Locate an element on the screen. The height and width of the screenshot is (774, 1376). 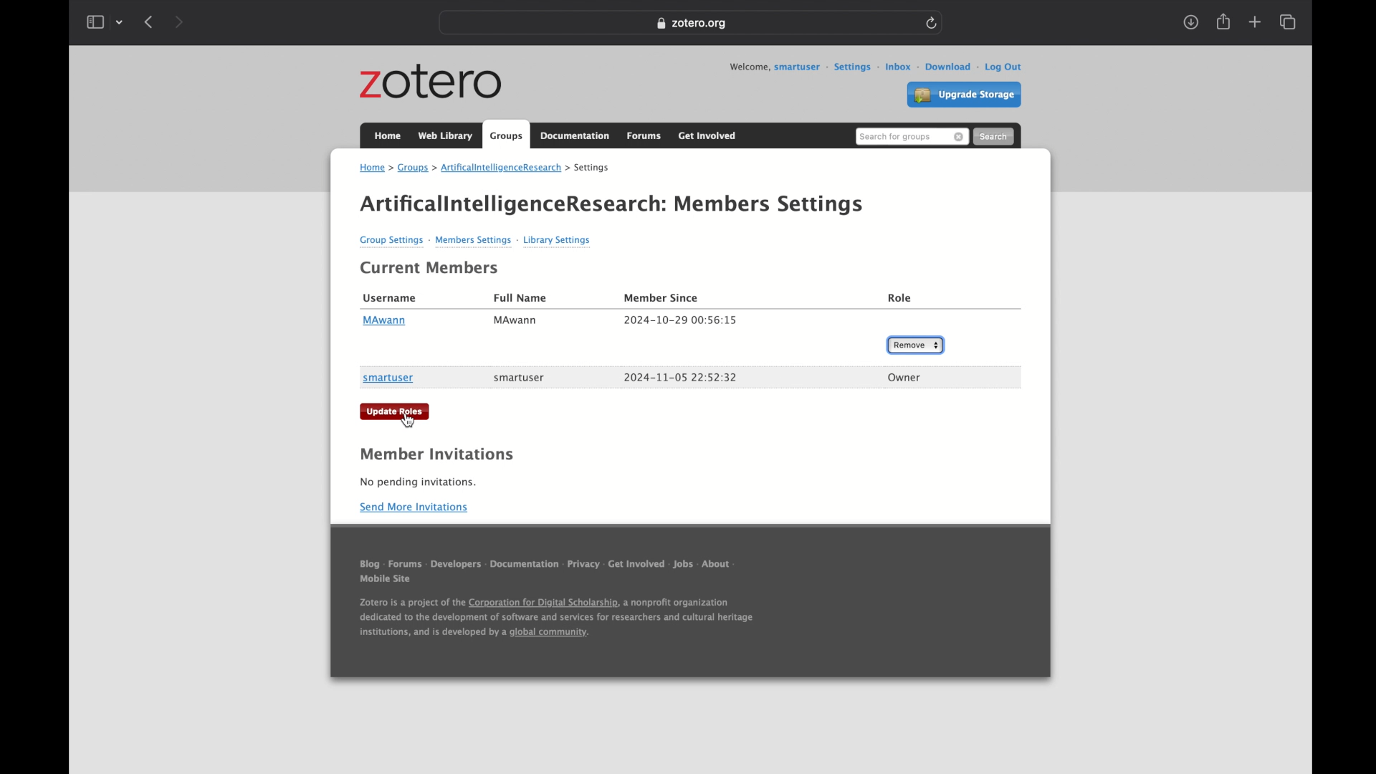
download  is located at coordinates (942, 67).